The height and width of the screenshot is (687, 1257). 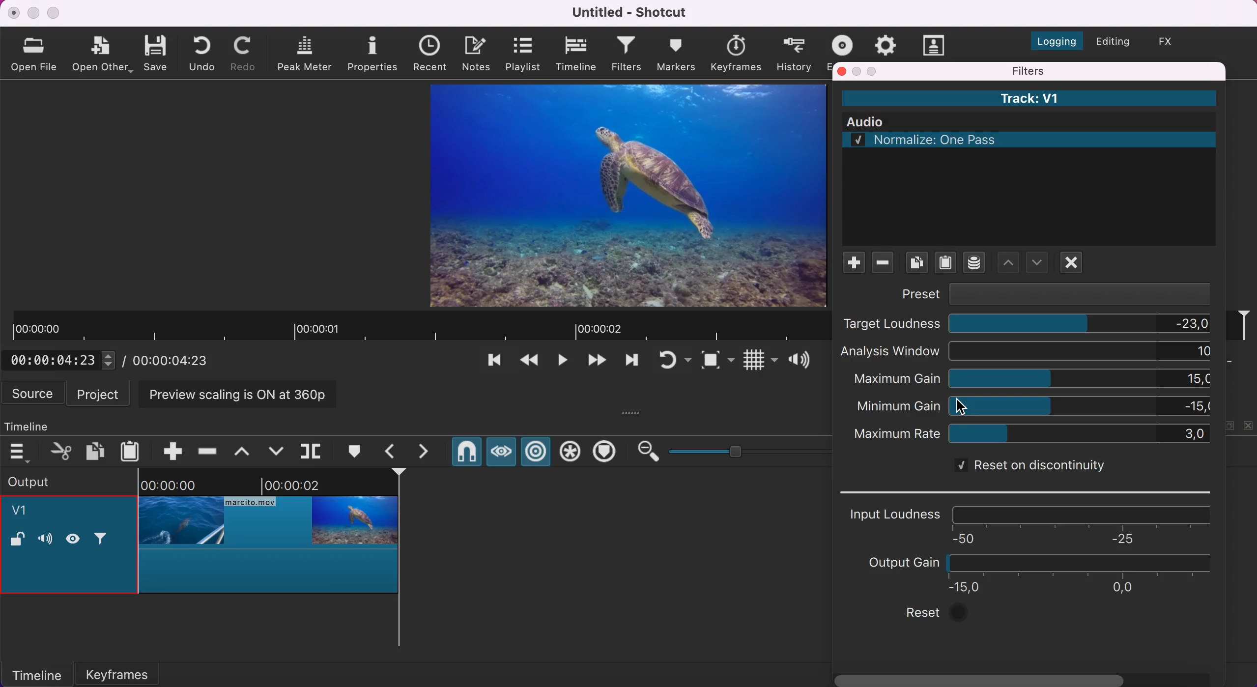 What do you see at coordinates (1075, 263) in the screenshot?
I see `deselect filter` at bounding box center [1075, 263].